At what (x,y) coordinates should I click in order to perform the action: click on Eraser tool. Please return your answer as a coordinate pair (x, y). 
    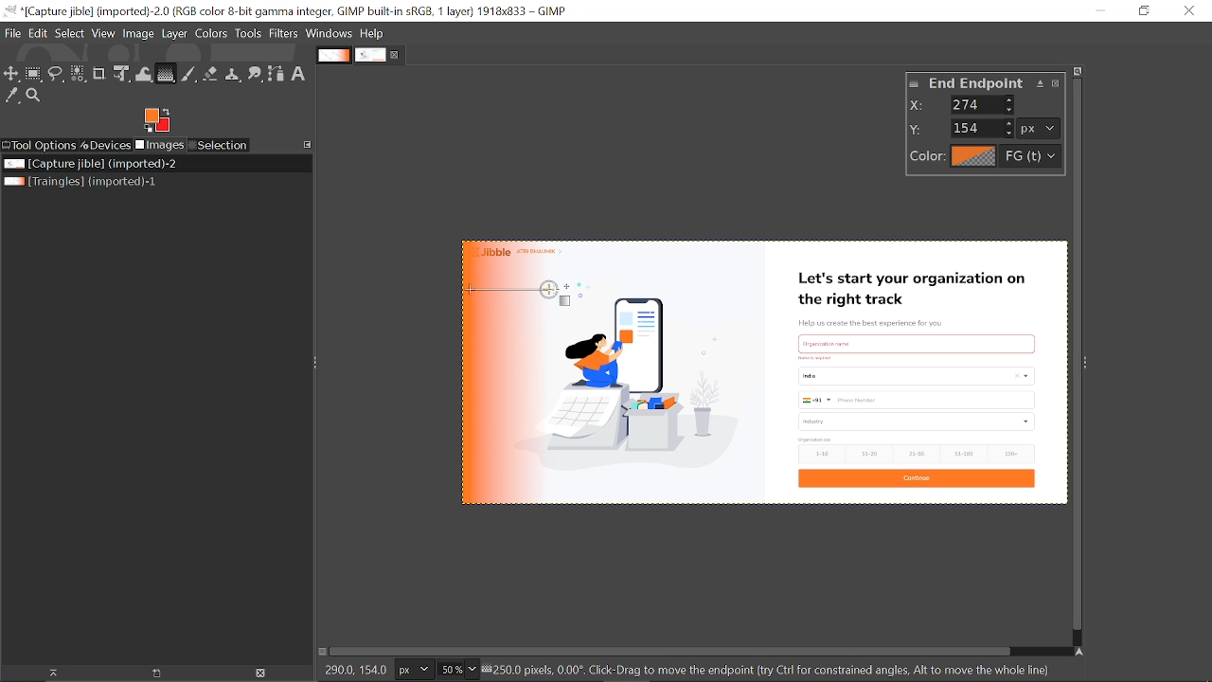
    Looking at the image, I should click on (210, 74).